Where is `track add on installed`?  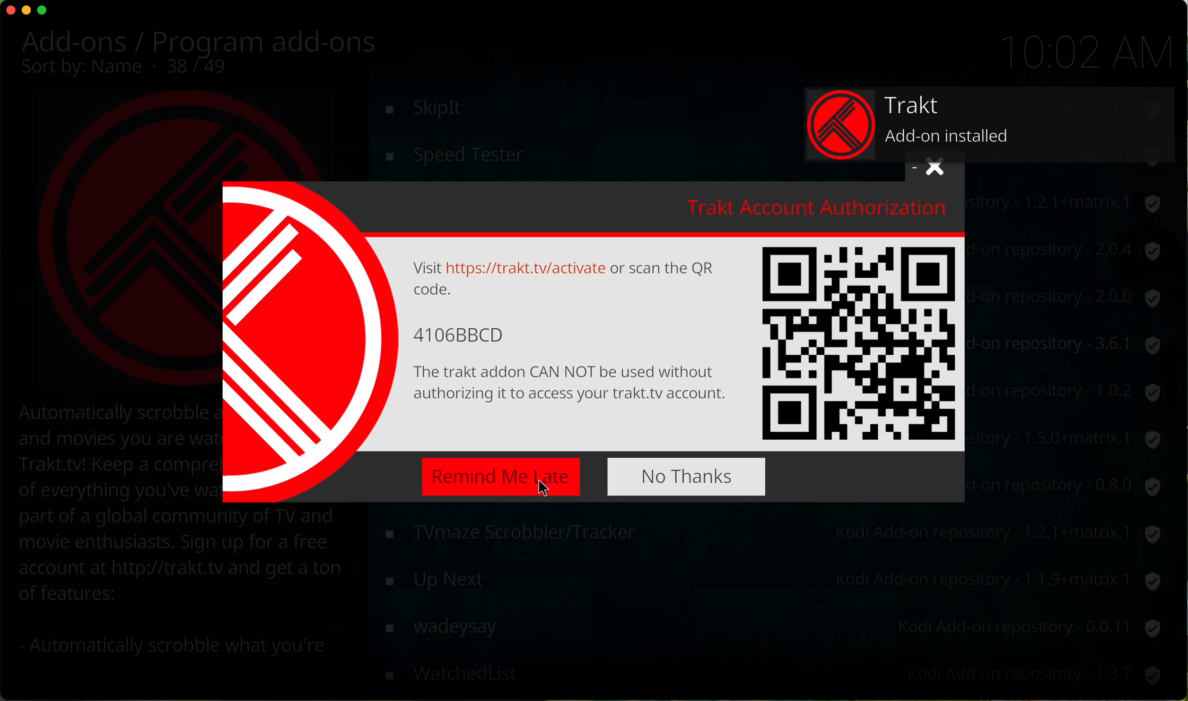 track add on installed is located at coordinates (992, 120).